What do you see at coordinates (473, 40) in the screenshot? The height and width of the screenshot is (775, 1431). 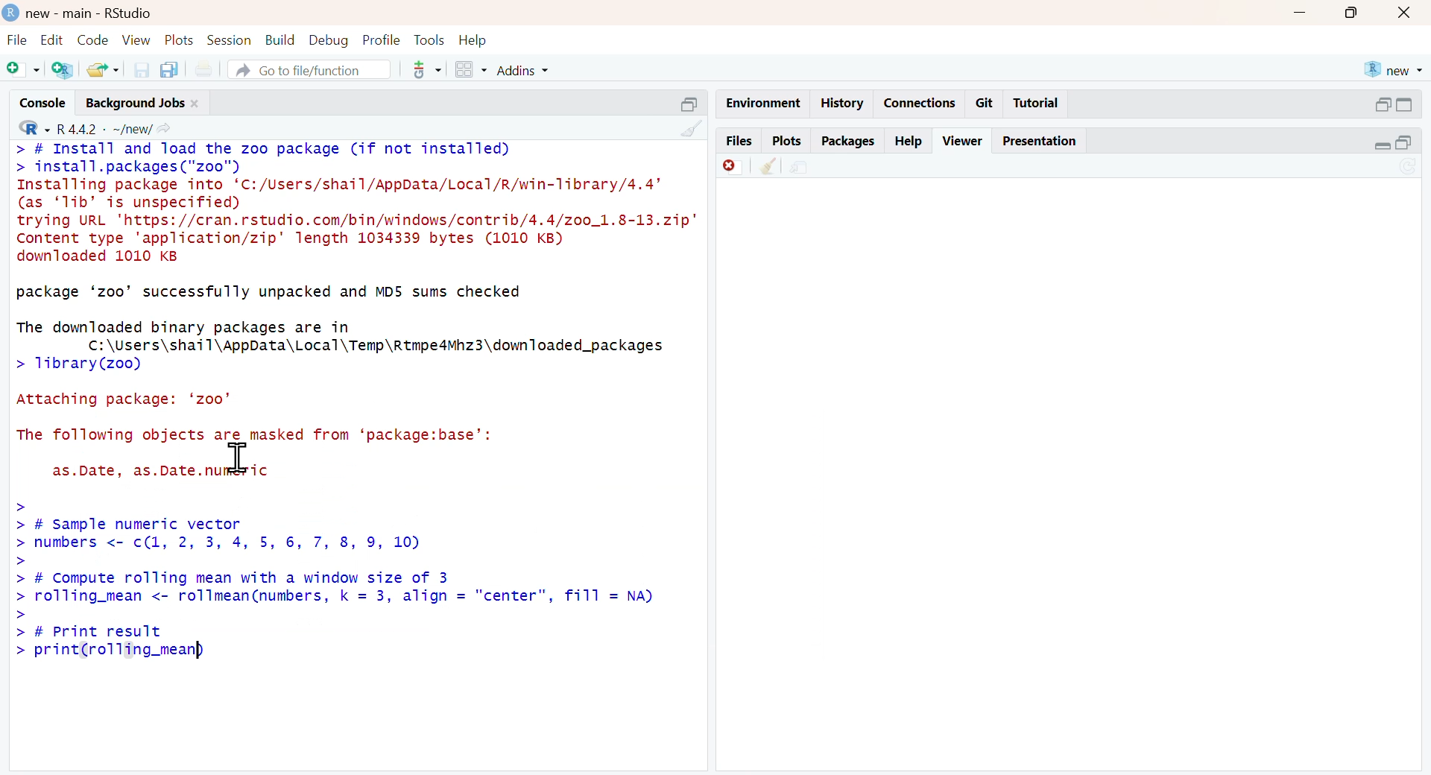 I see `help` at bounding box center [473, 40].